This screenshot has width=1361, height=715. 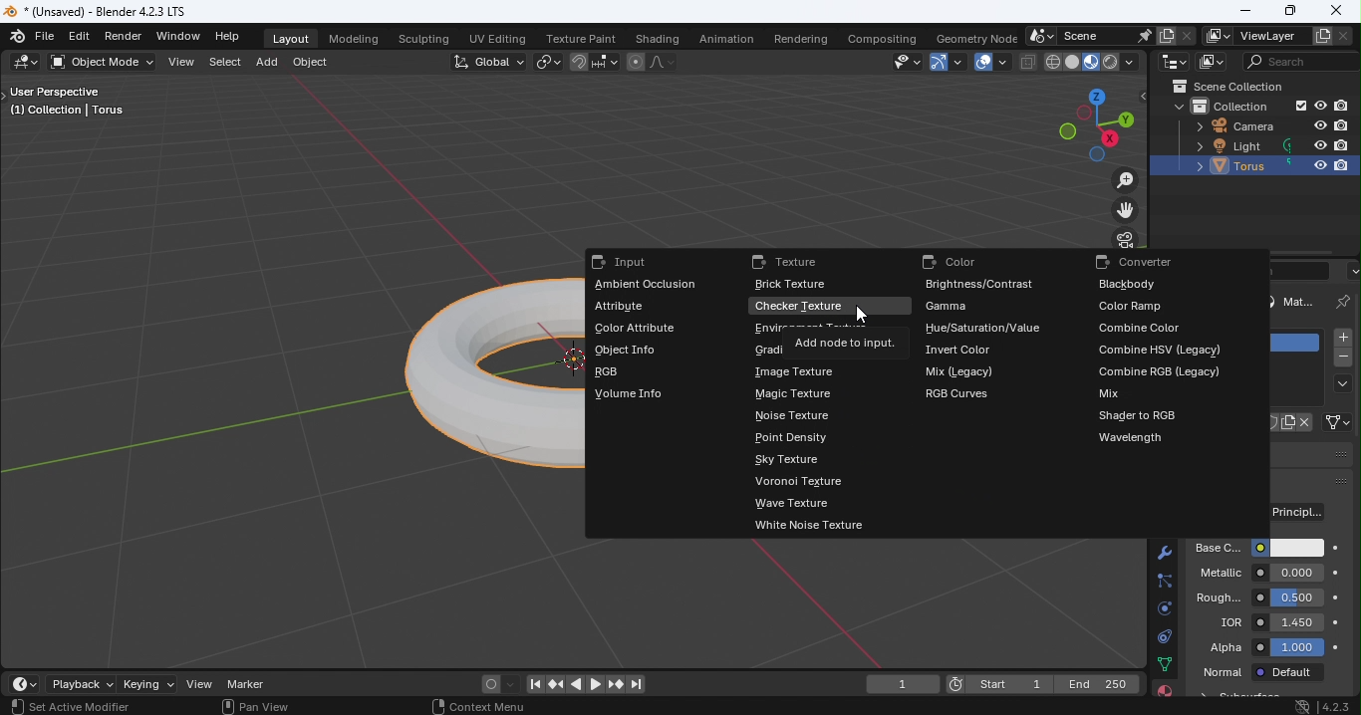 What do you see at coordinates (577, 61) in the screenshot?
I see `Snap` at bounding box center [577, 61].